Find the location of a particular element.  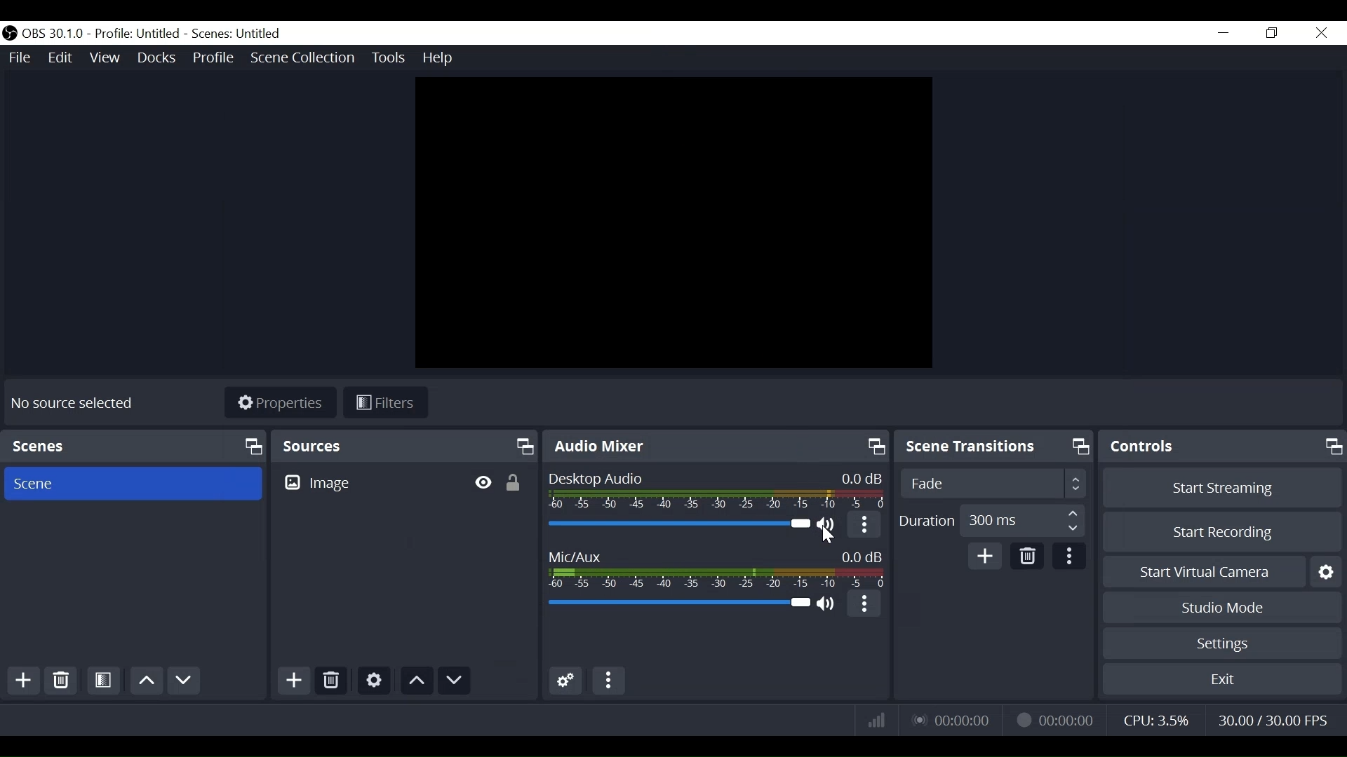

Move down is located at coordinates (183, 680).